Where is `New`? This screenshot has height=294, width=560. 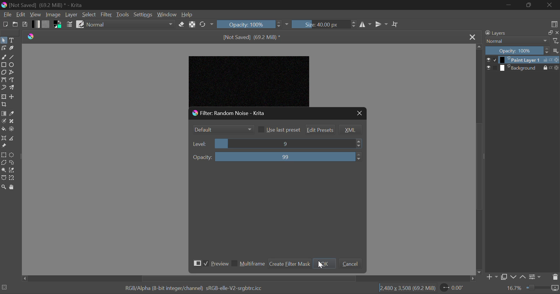
New is located at coordinates (5, 24).